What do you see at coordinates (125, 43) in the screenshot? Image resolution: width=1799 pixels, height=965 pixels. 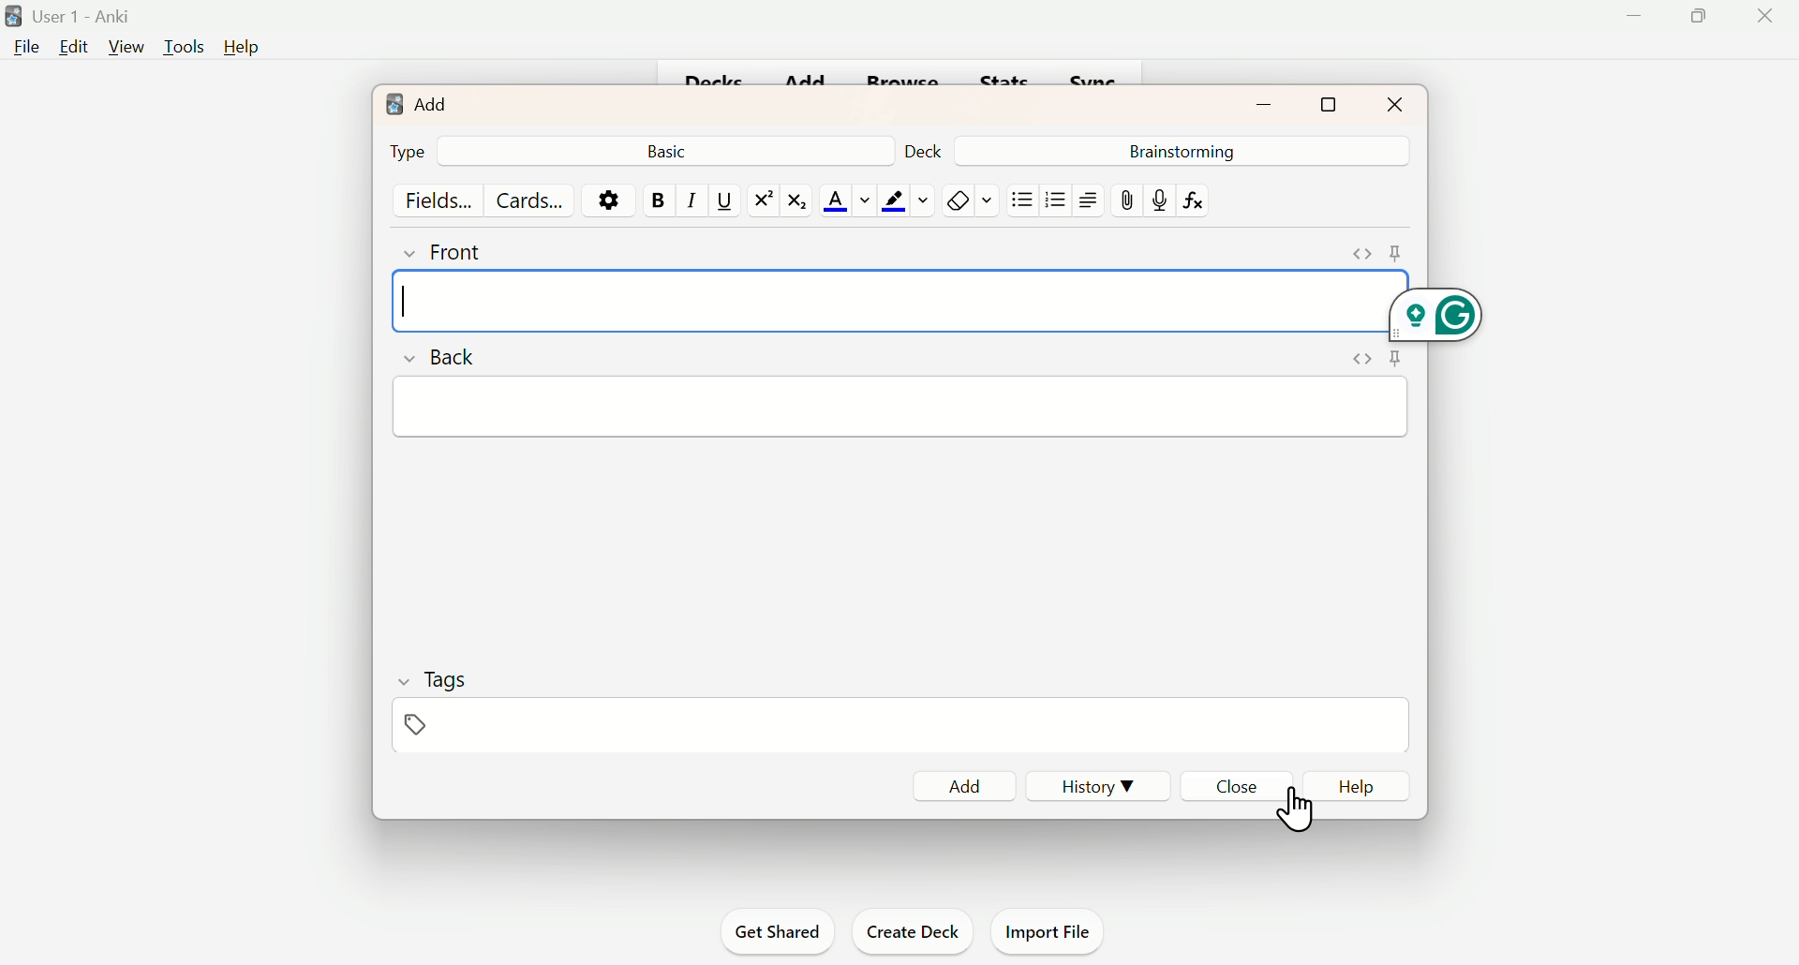 I see `` at bounding box center [125, 43].